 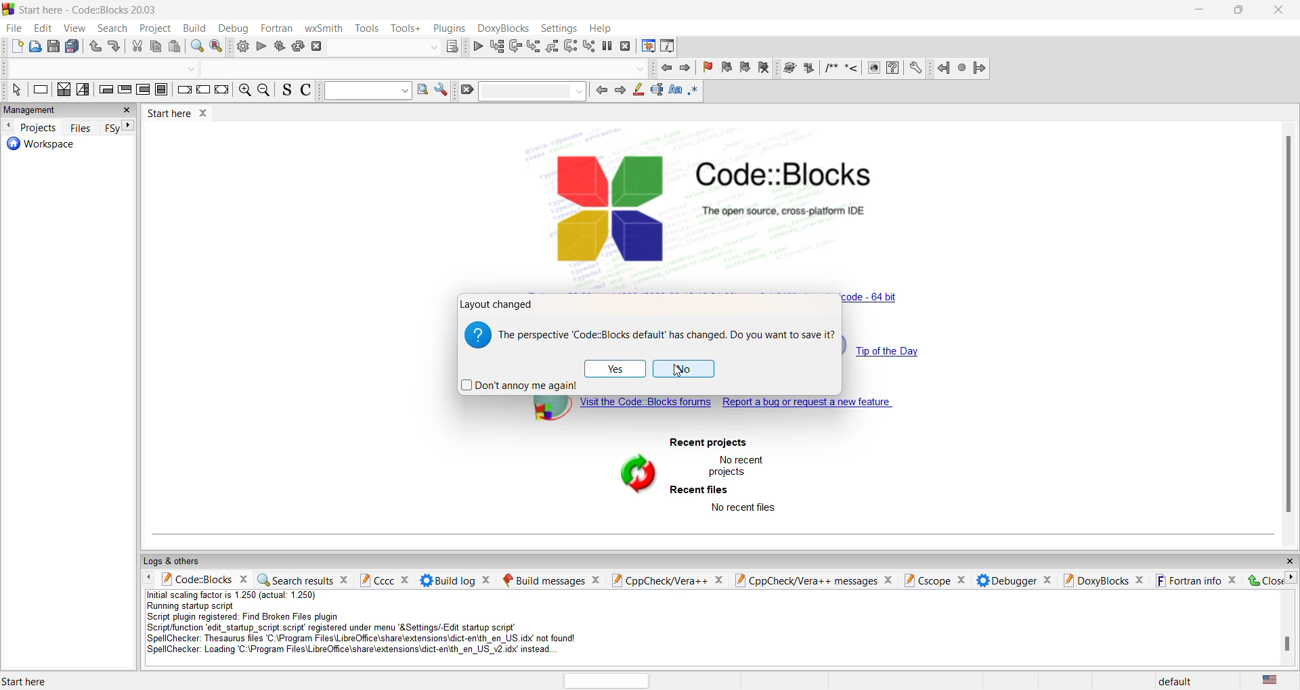 I want to click on instruction, so click(x=83, y=90).